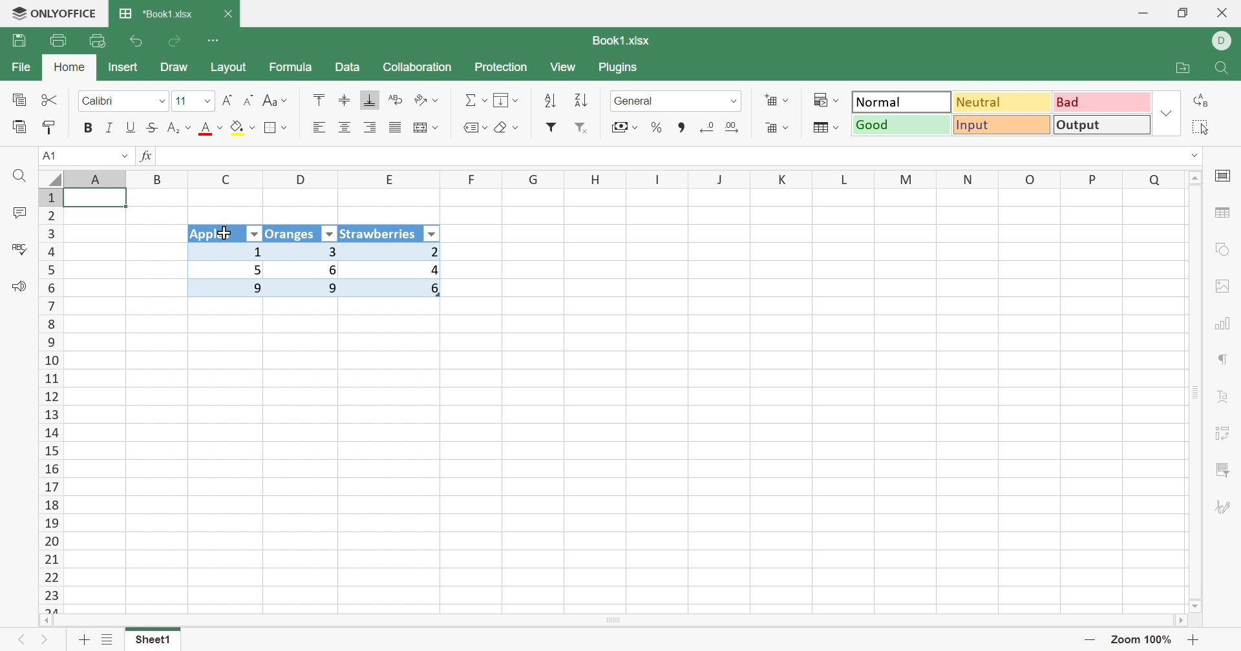 Image resolution: width=1241 pixels, height=651 pixels. I want to click on Fill, so click(507, 101).